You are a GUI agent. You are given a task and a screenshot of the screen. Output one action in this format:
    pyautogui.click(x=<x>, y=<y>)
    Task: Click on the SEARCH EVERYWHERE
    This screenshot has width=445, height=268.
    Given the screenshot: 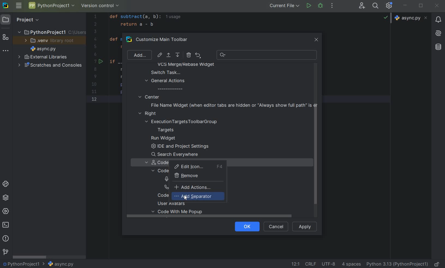 What is the action you would take?
    pyautogui.click(x=377, y=6)
    